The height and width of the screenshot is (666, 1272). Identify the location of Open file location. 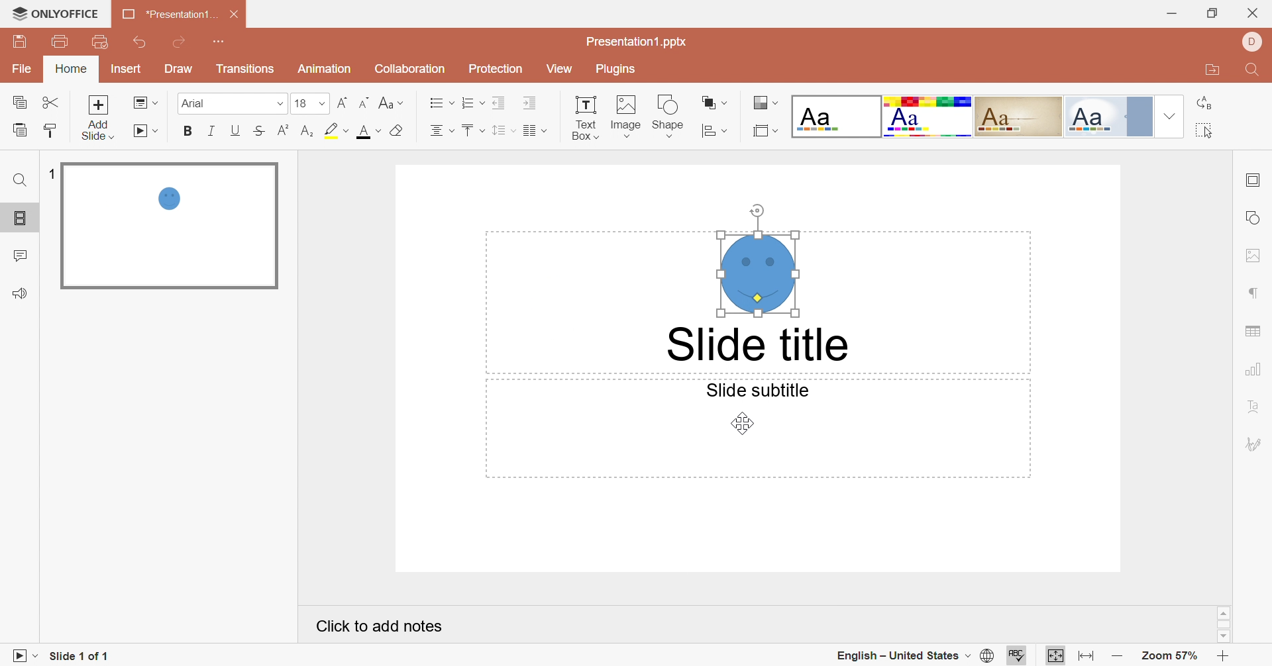
(1209, 71).